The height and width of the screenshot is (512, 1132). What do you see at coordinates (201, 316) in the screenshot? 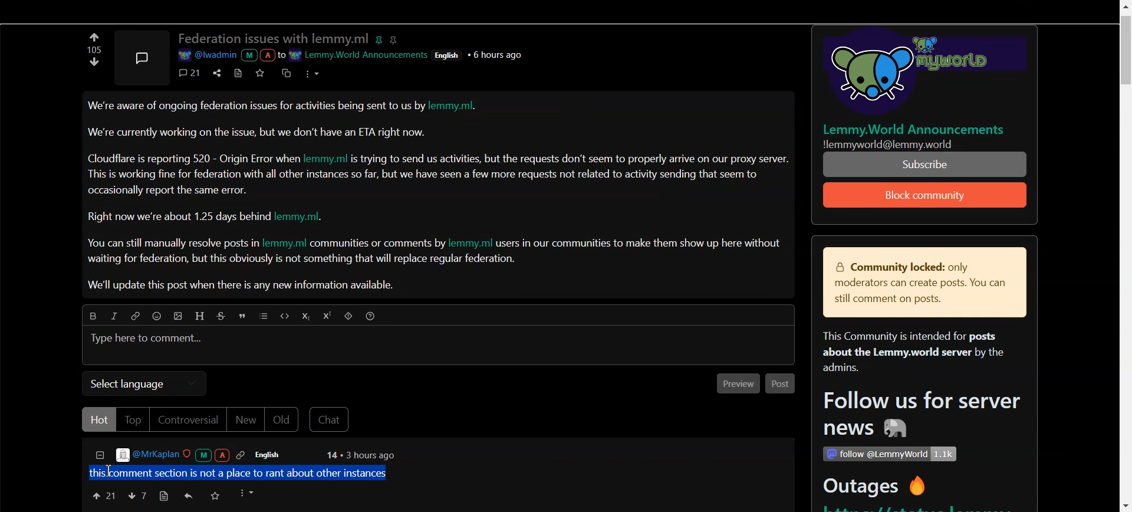
I see `Header` at bounding box center [201, 316].